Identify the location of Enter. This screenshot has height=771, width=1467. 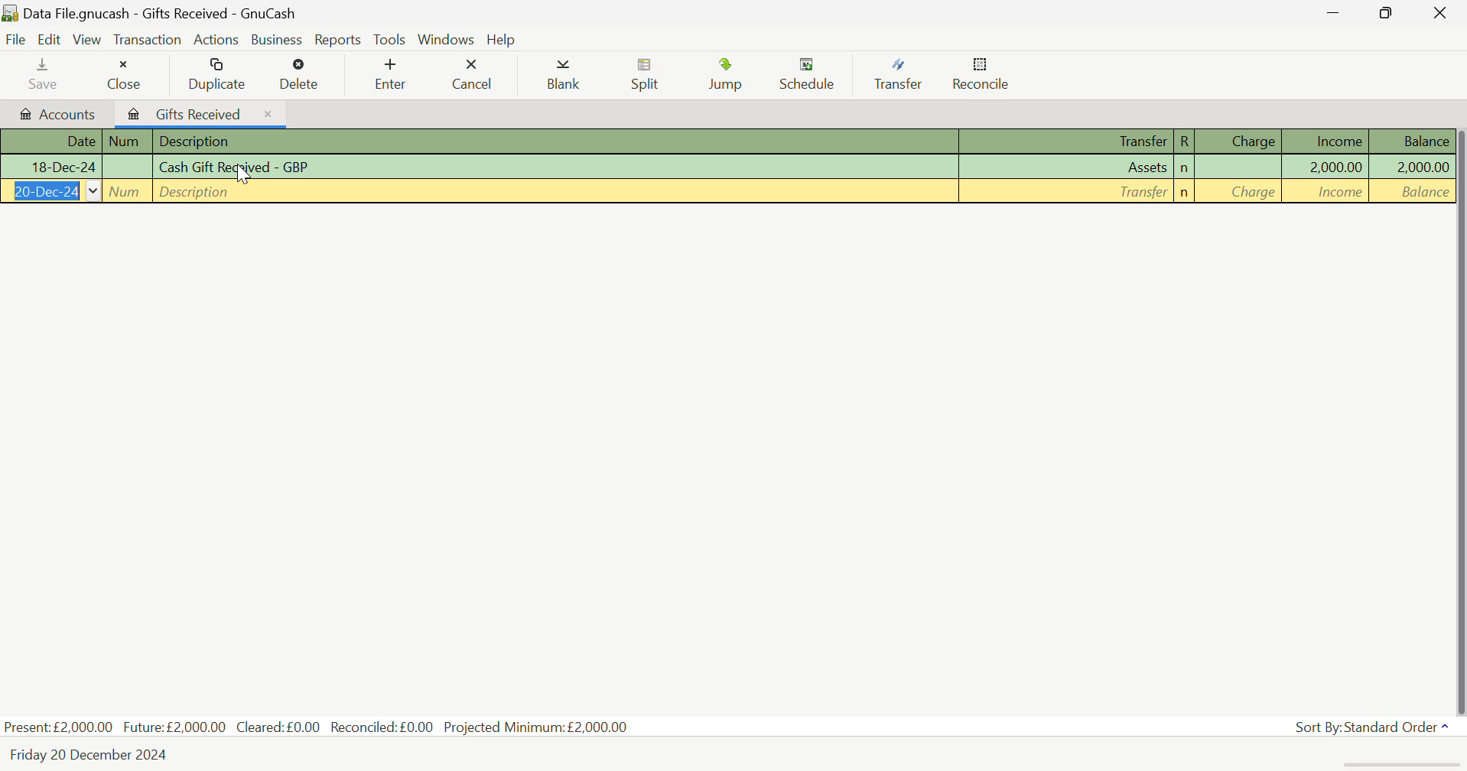
(389, 74).